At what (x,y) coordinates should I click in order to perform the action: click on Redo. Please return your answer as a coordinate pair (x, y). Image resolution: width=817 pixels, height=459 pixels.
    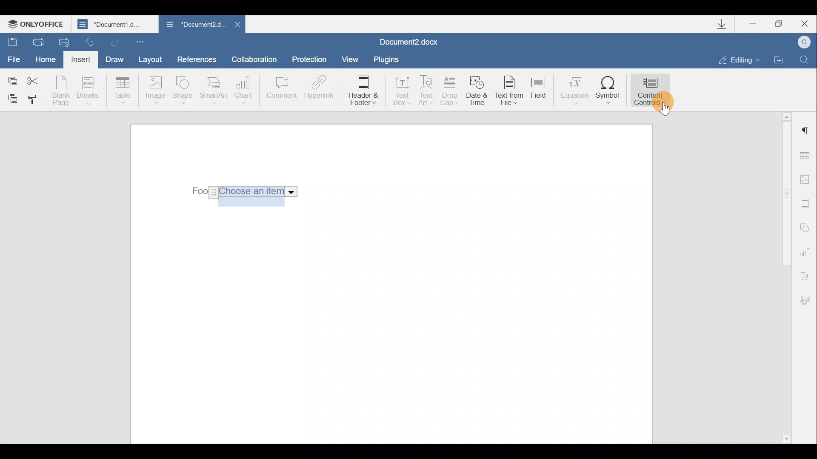
    Looking at the image, I should click on (113, 40).